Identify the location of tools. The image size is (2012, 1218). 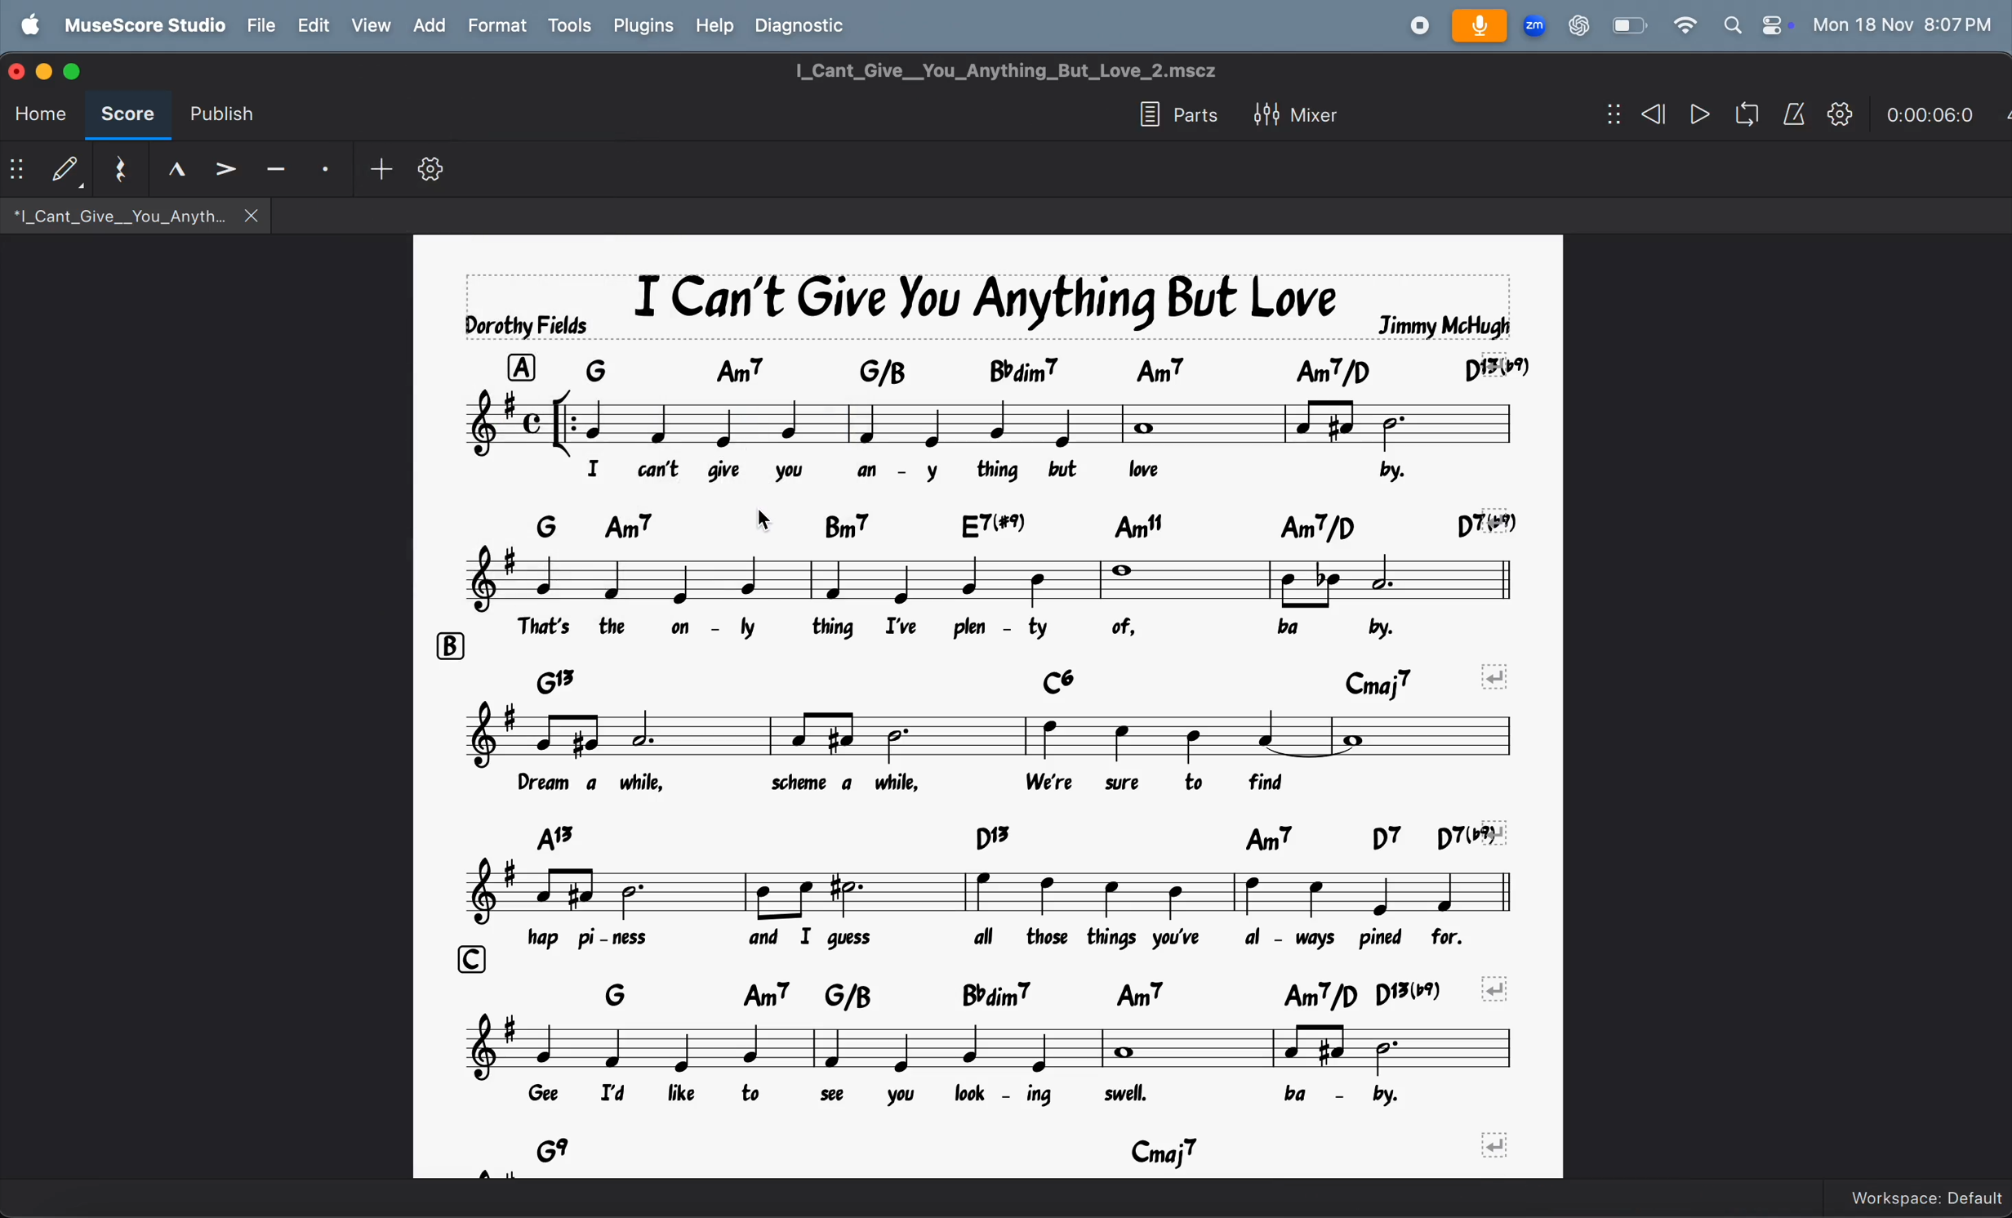
(570, 26).